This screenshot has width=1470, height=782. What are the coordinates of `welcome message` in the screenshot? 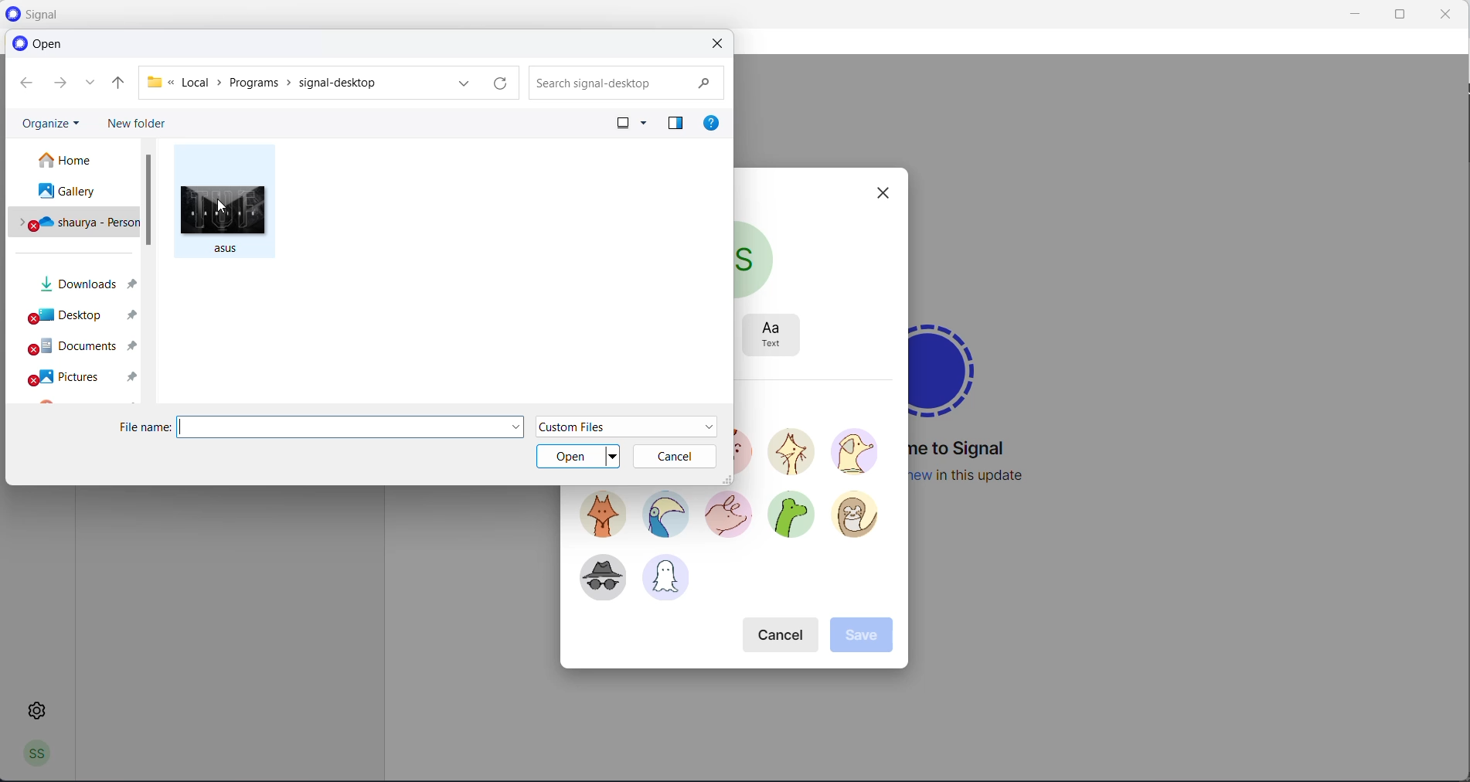 It's located at (965, 450).